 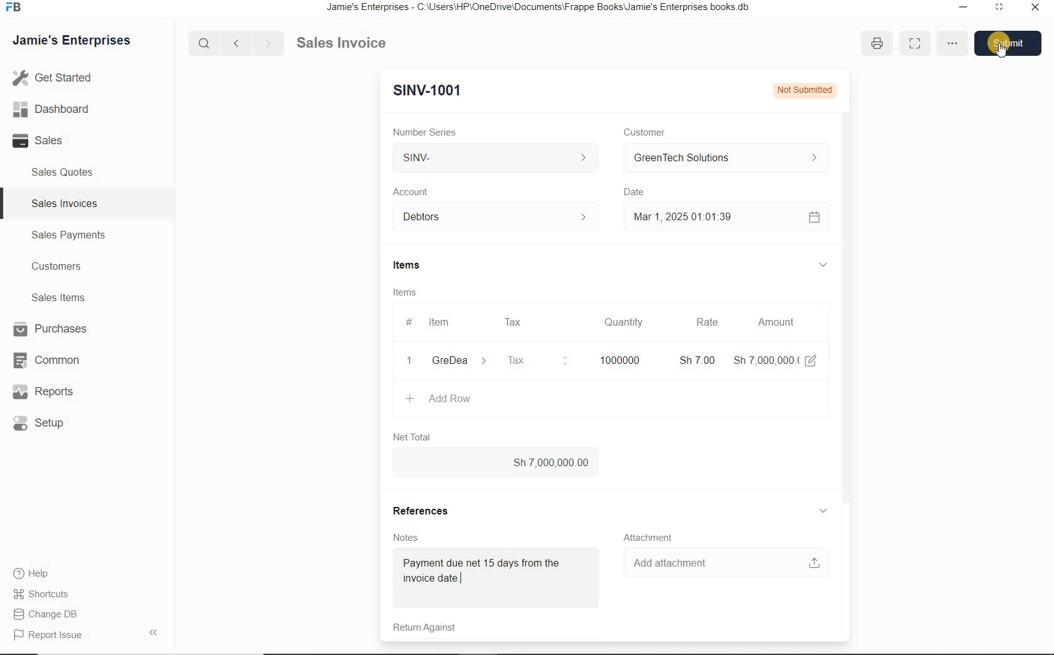 I want to click on calender, so click(x=813, y=216).